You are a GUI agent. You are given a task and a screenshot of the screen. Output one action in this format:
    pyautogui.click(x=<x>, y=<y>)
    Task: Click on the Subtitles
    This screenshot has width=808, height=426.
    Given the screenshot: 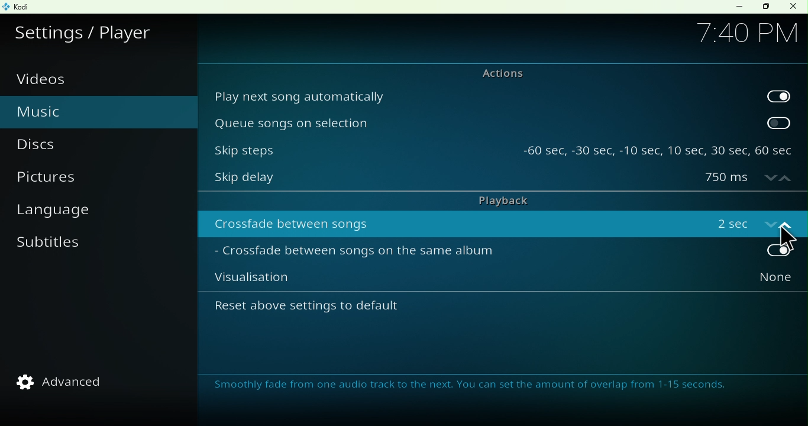 What is the action you would take?
    pyautogui.click(x=53, y=250)
    